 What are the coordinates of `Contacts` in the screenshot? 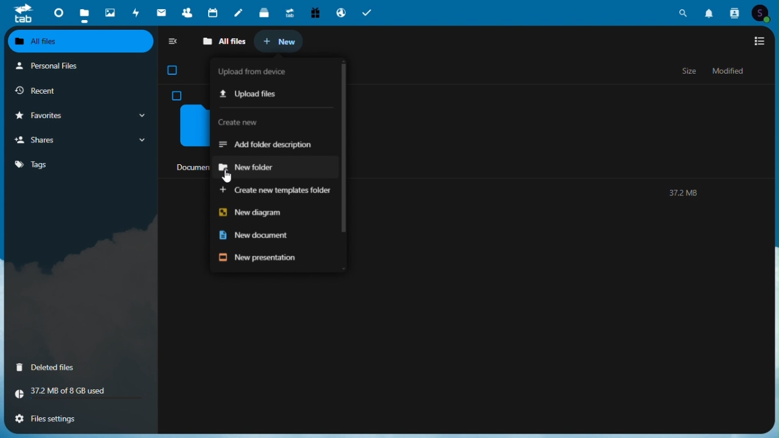 It's located at (735, 12).